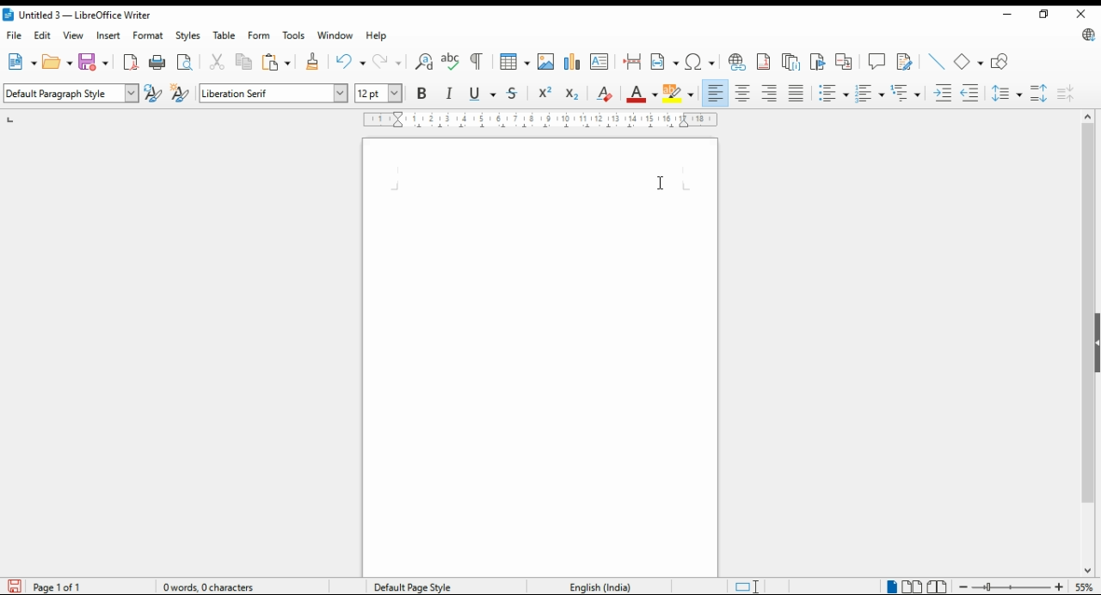 This screenshot has height=595, width=1101. I want to click on ruler, so click(541, 120).